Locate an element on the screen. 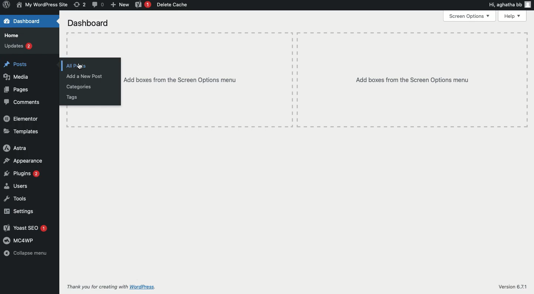 This screenshot has height=294, width=534. Logo is located at coordinates (7, 5).